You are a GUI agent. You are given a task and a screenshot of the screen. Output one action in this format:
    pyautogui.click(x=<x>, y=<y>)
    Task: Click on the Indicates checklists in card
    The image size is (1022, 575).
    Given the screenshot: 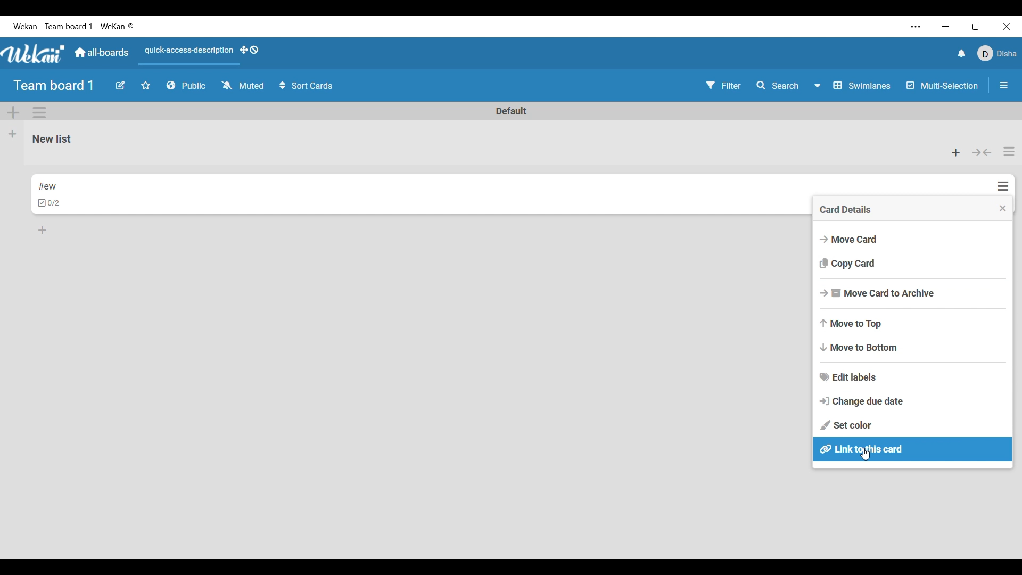 What is the action you would take?
    pyautogui.click(x=49, y=203)
    